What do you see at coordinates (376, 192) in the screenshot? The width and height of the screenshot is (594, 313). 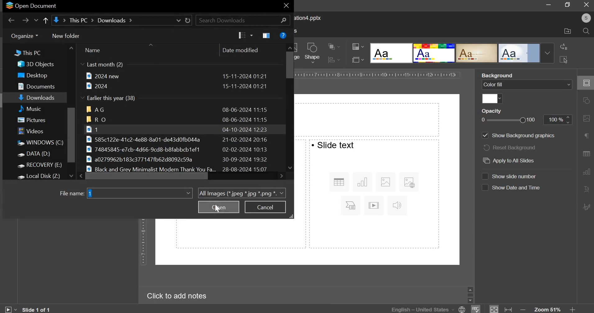 I see `icons` at bounding box center [376, 192].